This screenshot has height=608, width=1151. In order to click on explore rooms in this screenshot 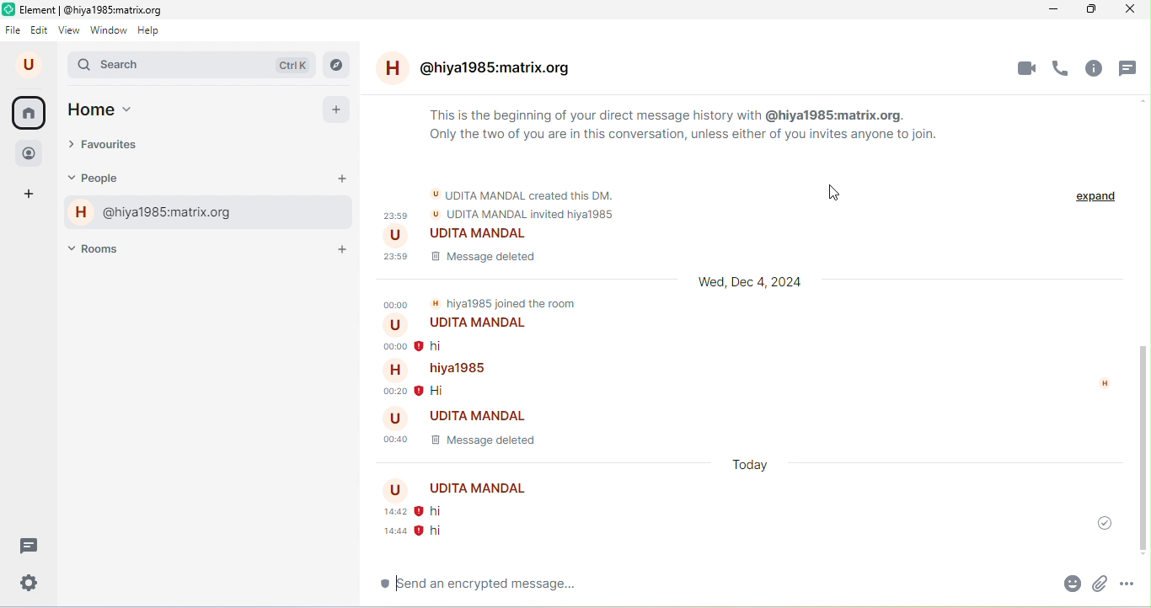, I will do `click(337, 65)`.